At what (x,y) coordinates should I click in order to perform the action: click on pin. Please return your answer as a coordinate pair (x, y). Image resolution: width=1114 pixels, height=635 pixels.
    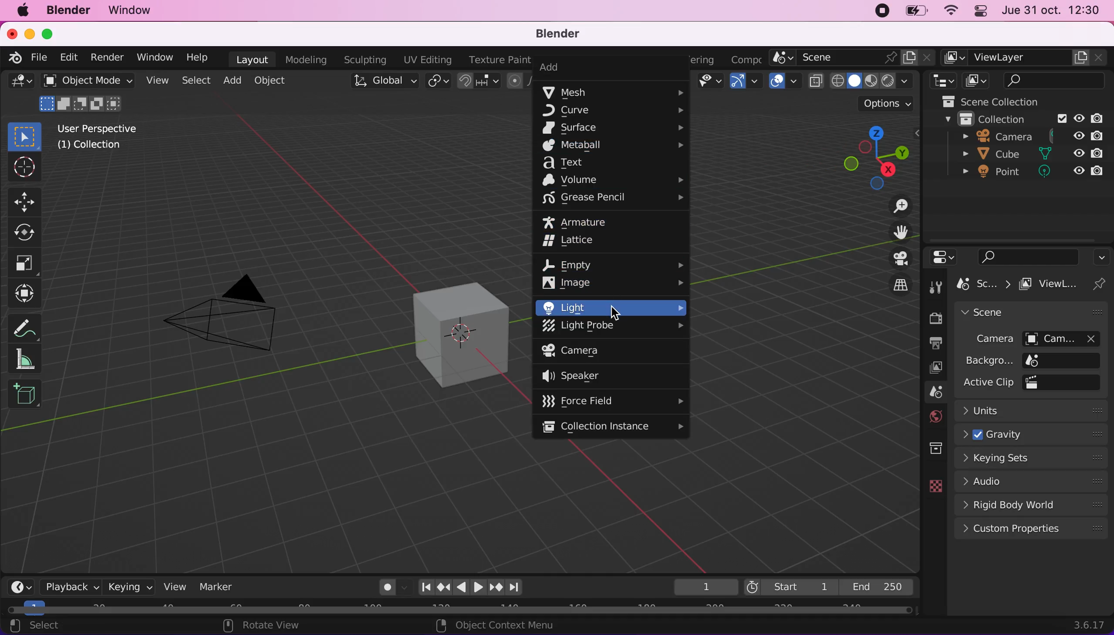
    Looking at the image, I should click on (1102, 284).